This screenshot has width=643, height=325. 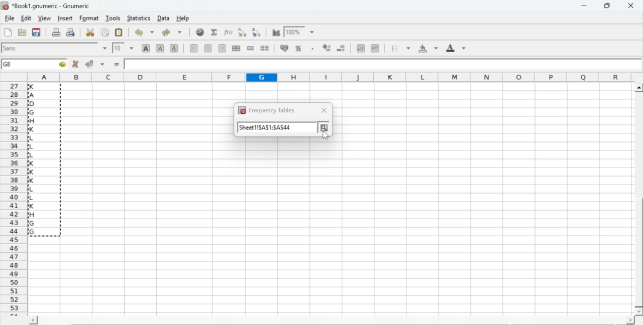 I want to click on save current workbook, so click(x=37, y=32).